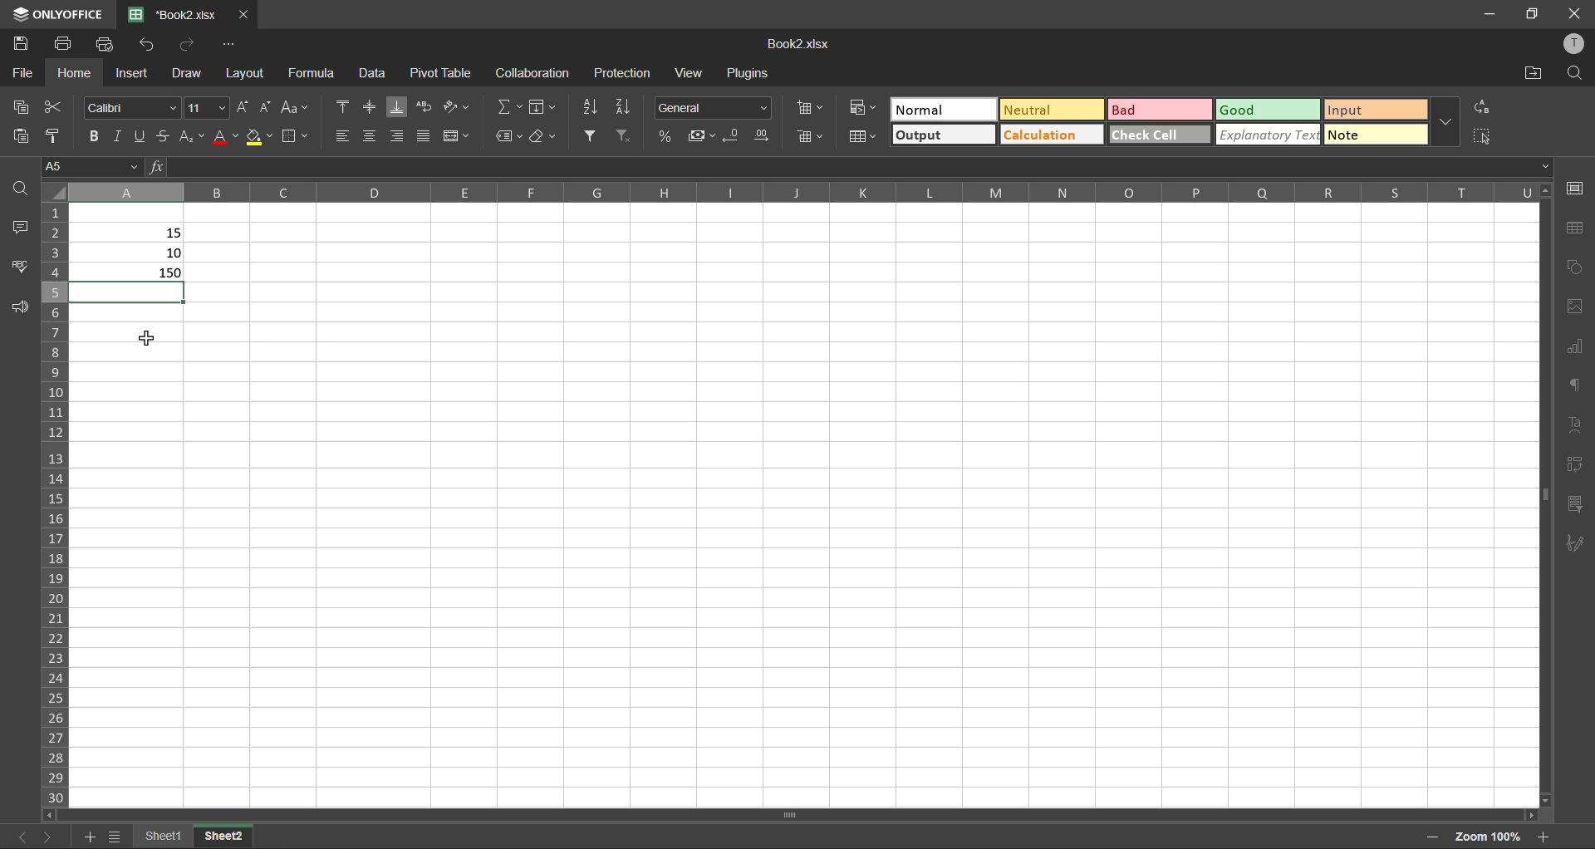  I want to click on customize quick access toolbar, so click(231, 45).